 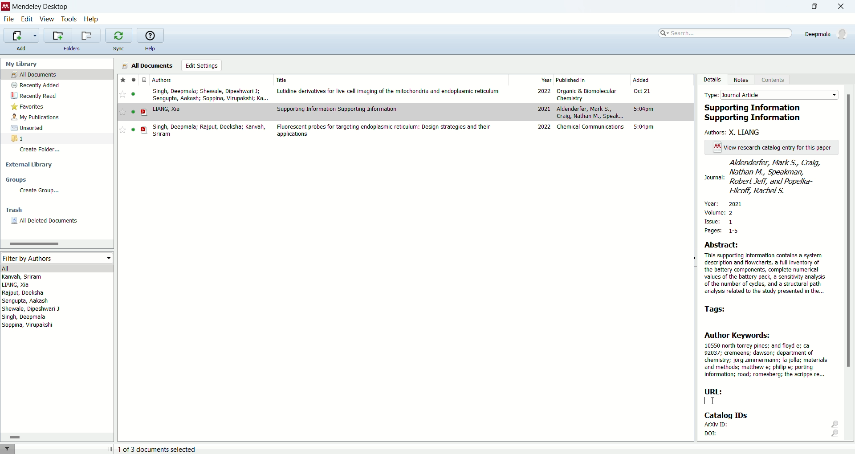 I want to click on document type, so click(x=144, y=79).